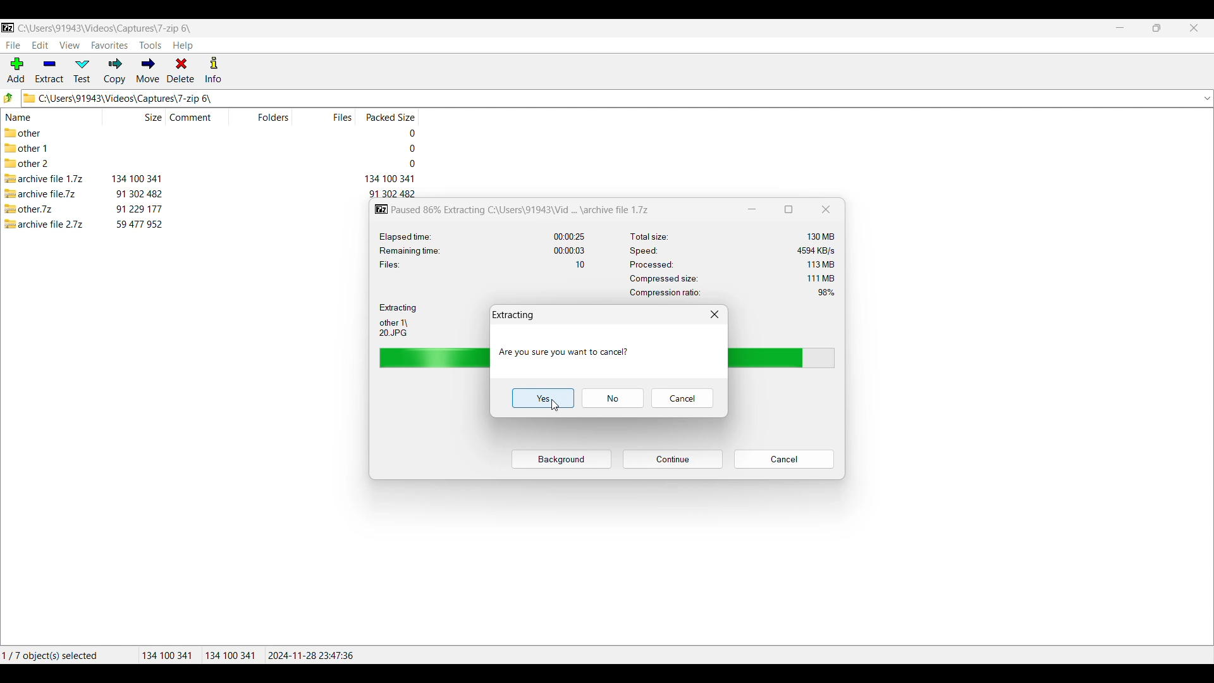  What do you see at coordinates (752, 209) in the screenshot?
I see `Minimize window` at bounding box center [752, 209].